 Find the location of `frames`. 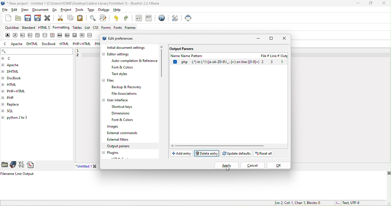

frames is located at coordinates (131, 28).